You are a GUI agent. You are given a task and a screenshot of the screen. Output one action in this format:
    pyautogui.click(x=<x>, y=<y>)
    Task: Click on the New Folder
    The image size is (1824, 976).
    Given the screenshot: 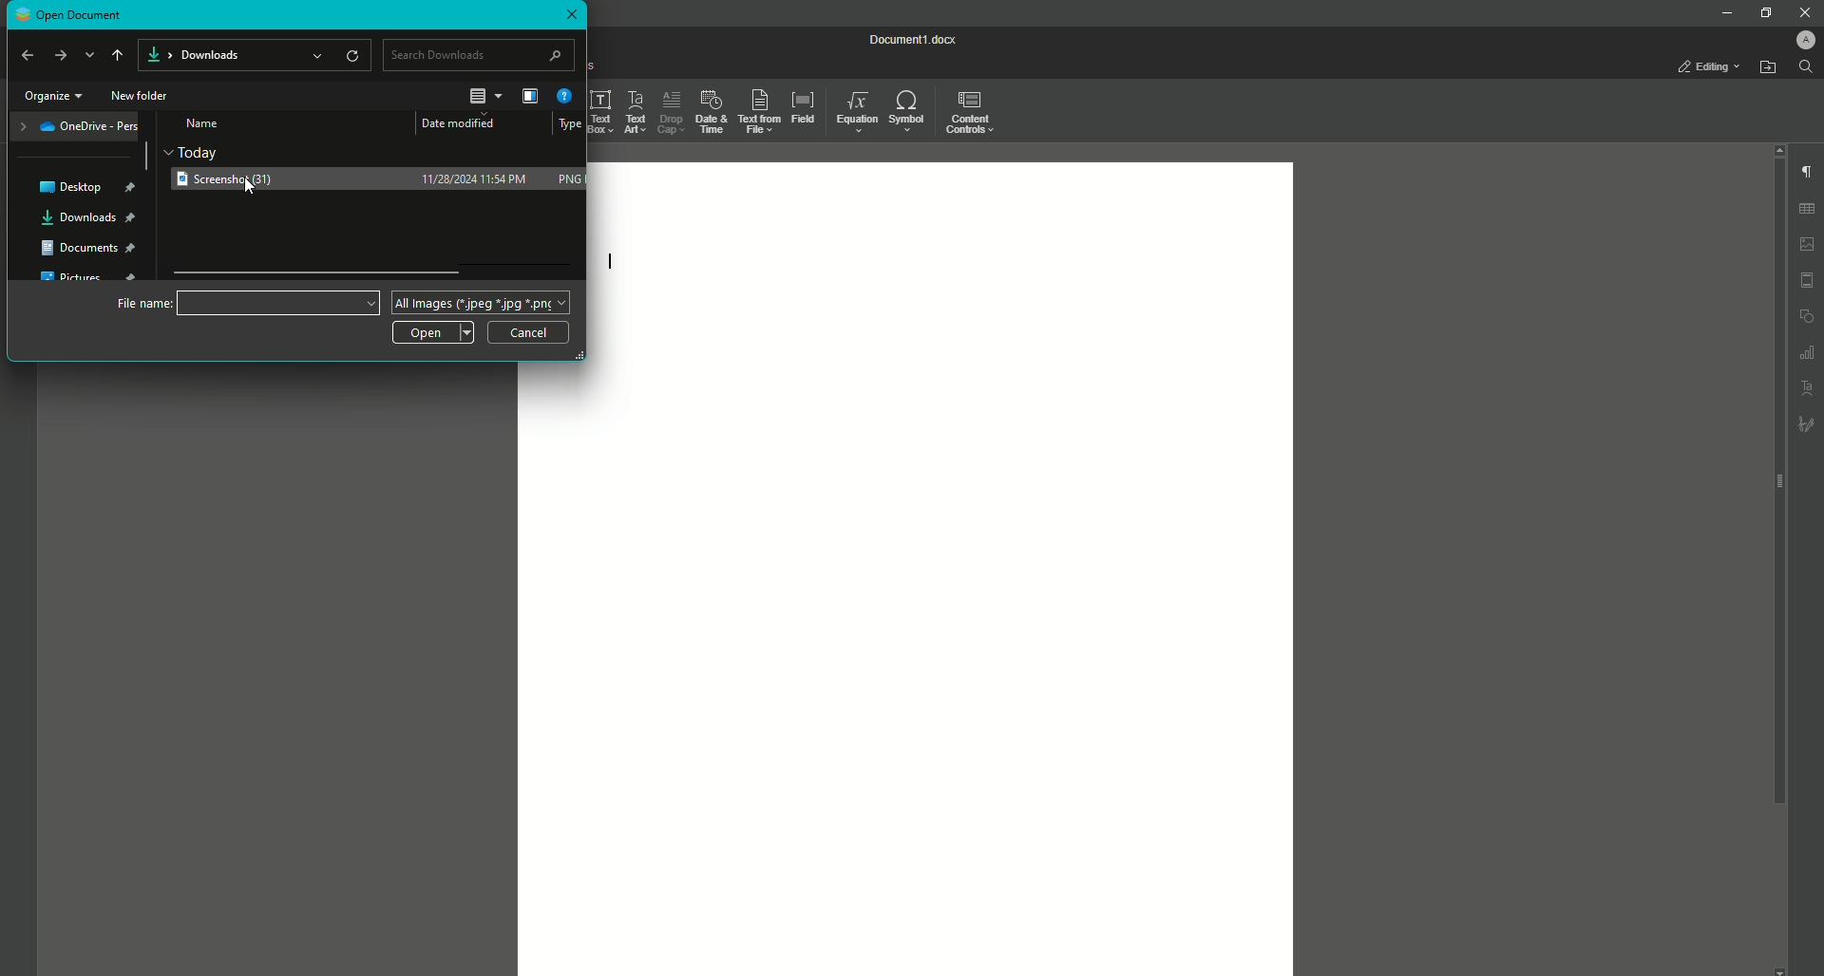 What is the action you would take?
    pyautogui.click(x=144, y=95)
    